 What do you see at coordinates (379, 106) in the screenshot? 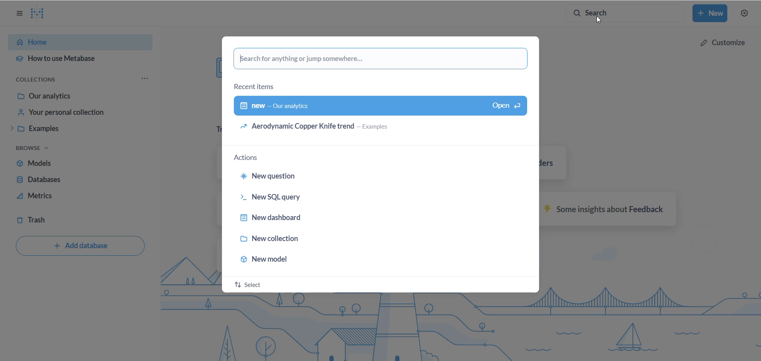
I see `new dashboard` at bounding box center [379, 106].